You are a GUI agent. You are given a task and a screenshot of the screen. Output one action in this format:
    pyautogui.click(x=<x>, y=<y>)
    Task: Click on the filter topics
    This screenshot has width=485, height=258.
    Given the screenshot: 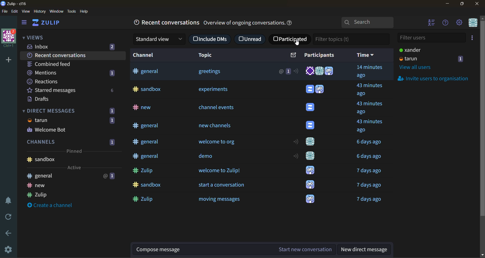 What is the action you would take?
    pyautogui.click(x=344, y=39)
    